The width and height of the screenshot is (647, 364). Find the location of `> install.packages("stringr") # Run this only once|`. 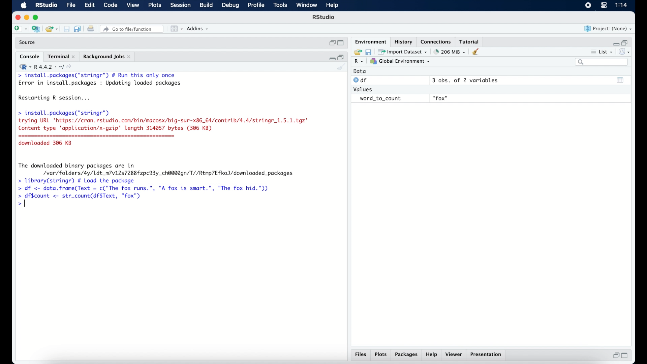

> install.packages("stringr") # Run this only once| is located at coordinates (98, 75).